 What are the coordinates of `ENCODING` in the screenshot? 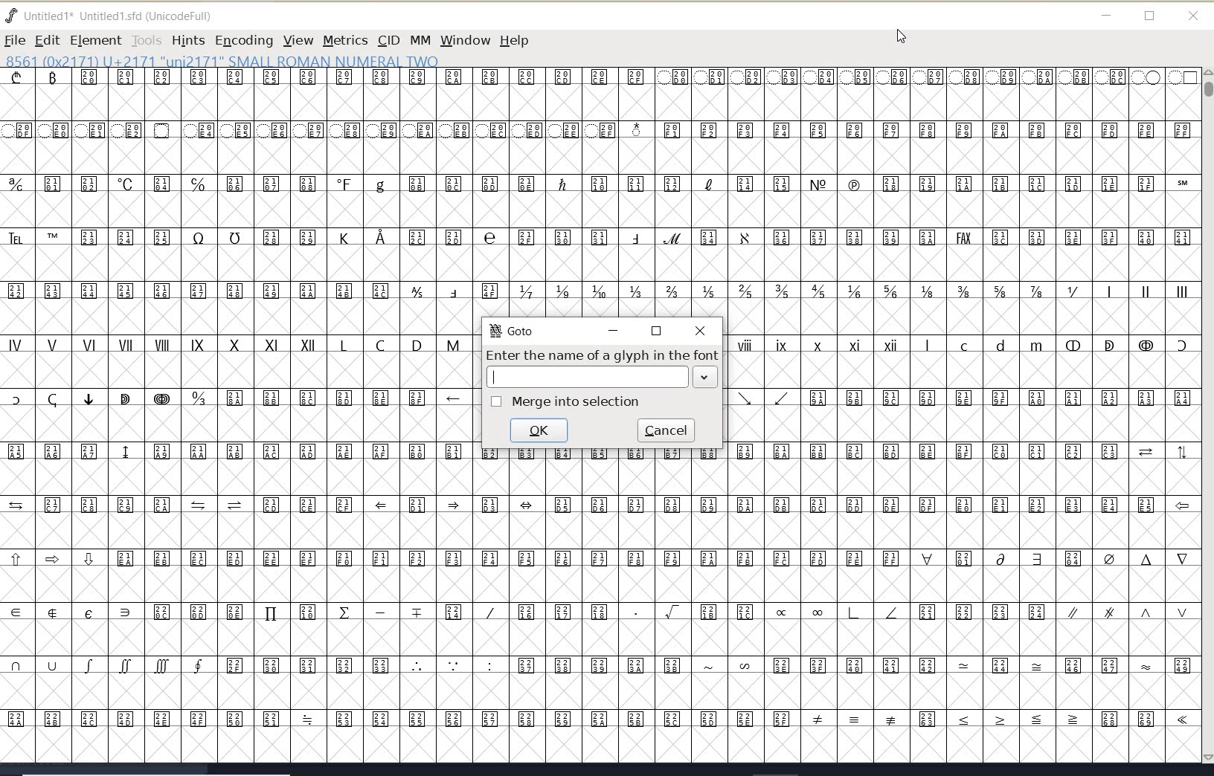 It's located at (244, 41).